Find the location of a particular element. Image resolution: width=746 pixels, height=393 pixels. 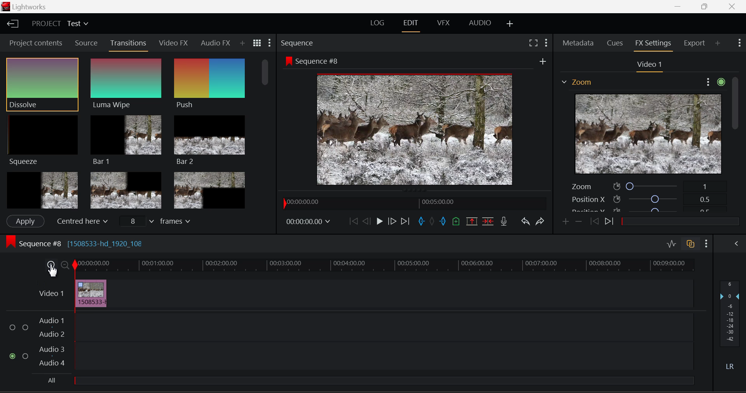

VFX Layout is located at coordinates (443, 22).